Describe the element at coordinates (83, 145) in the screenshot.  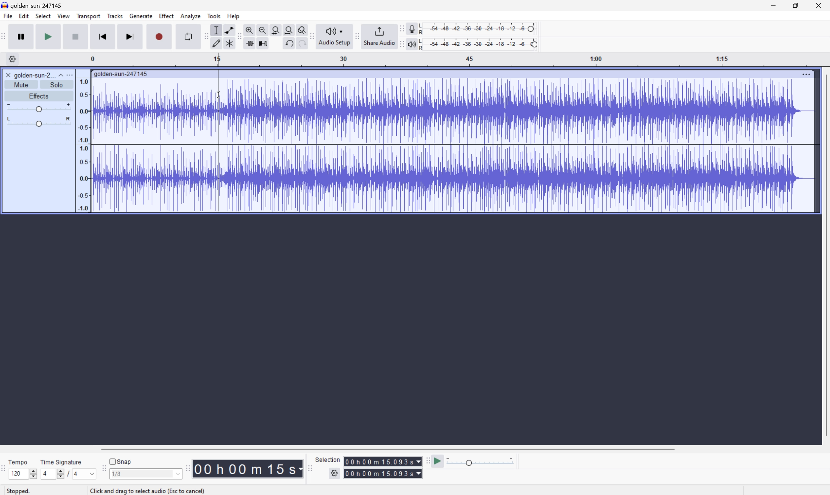
I see `Frequencies` at that location.